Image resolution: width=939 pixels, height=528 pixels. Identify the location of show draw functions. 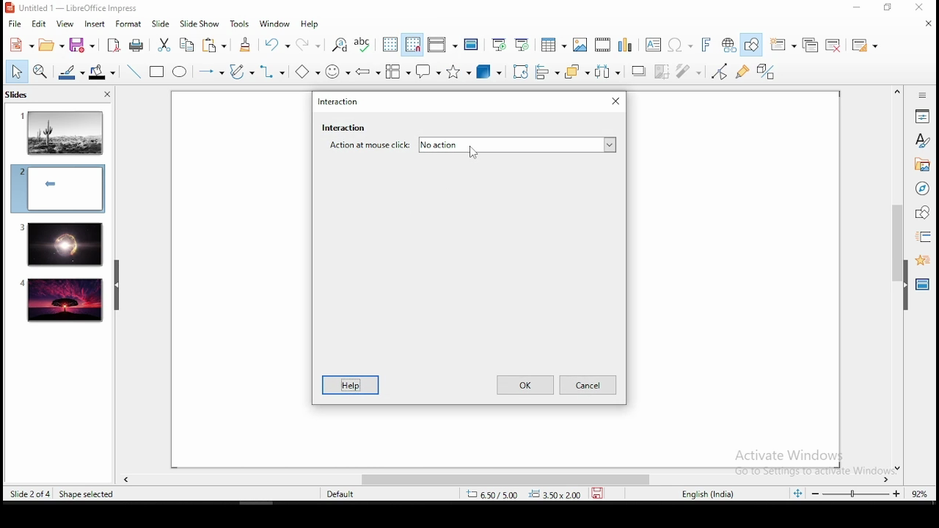
(753, 45).